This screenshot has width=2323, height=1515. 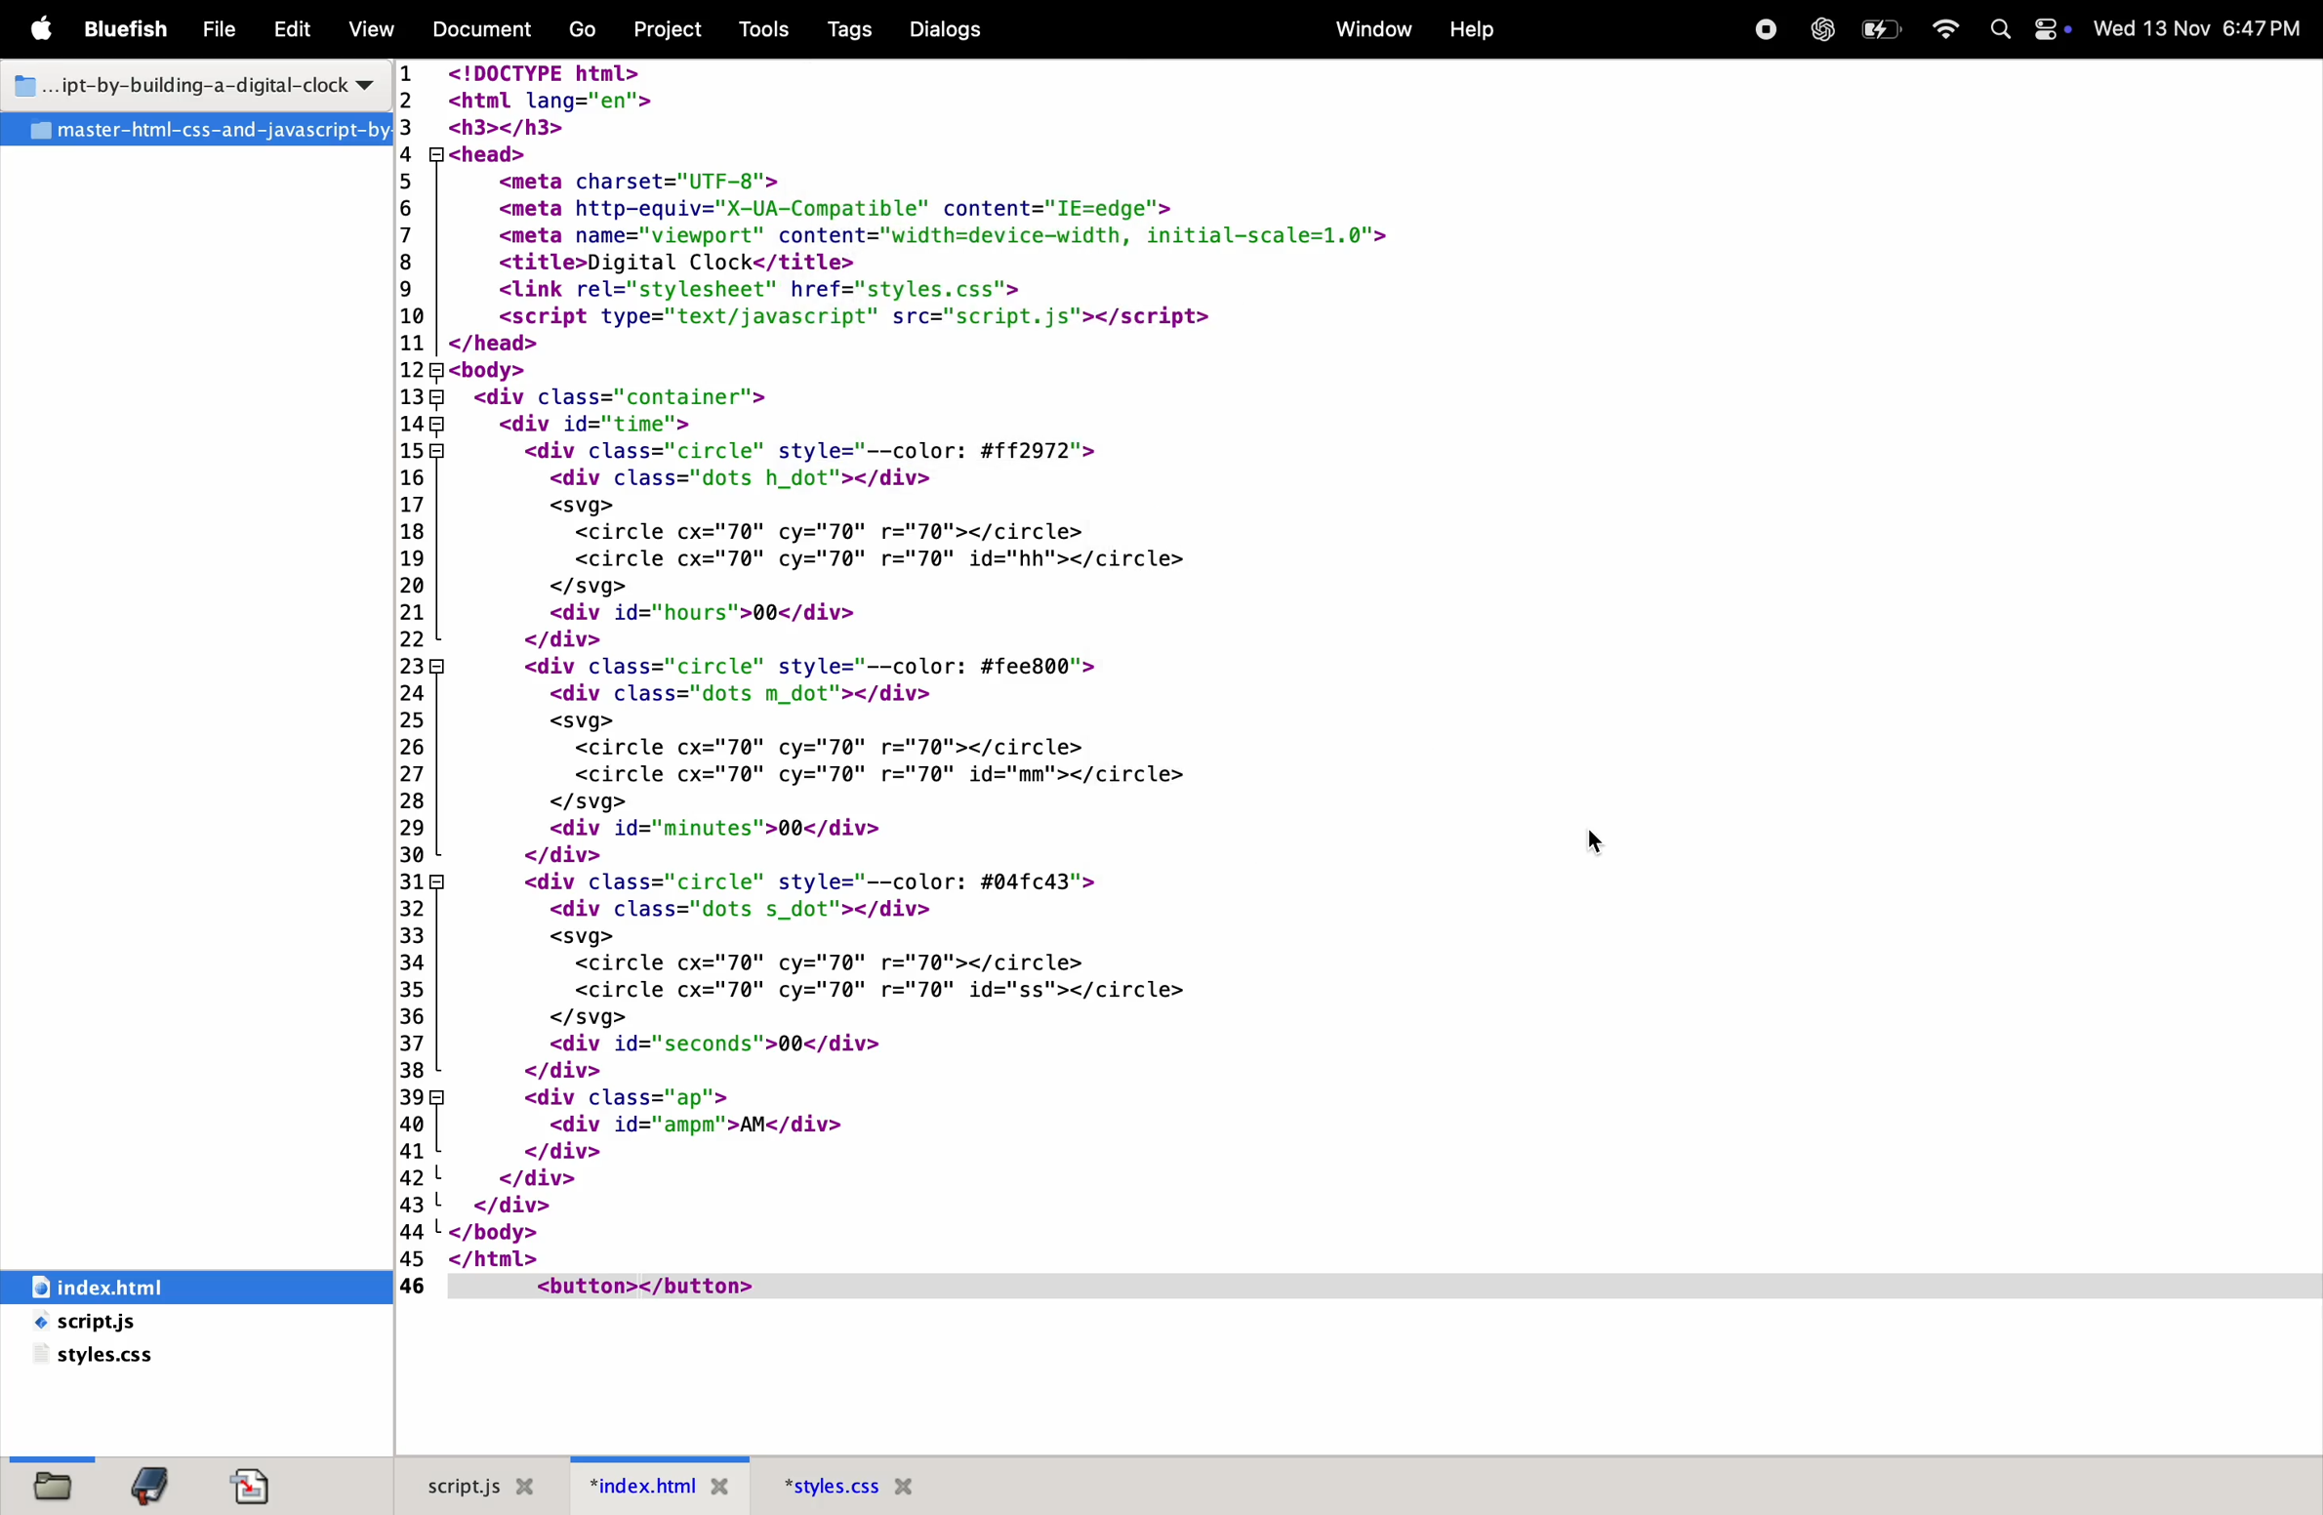 I want to click on style.css, so click(x=148, y=1357).